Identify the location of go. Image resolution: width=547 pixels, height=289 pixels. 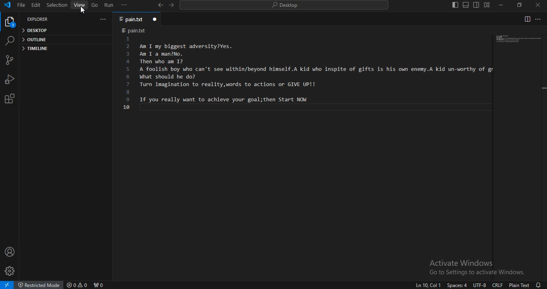
(95, 6).